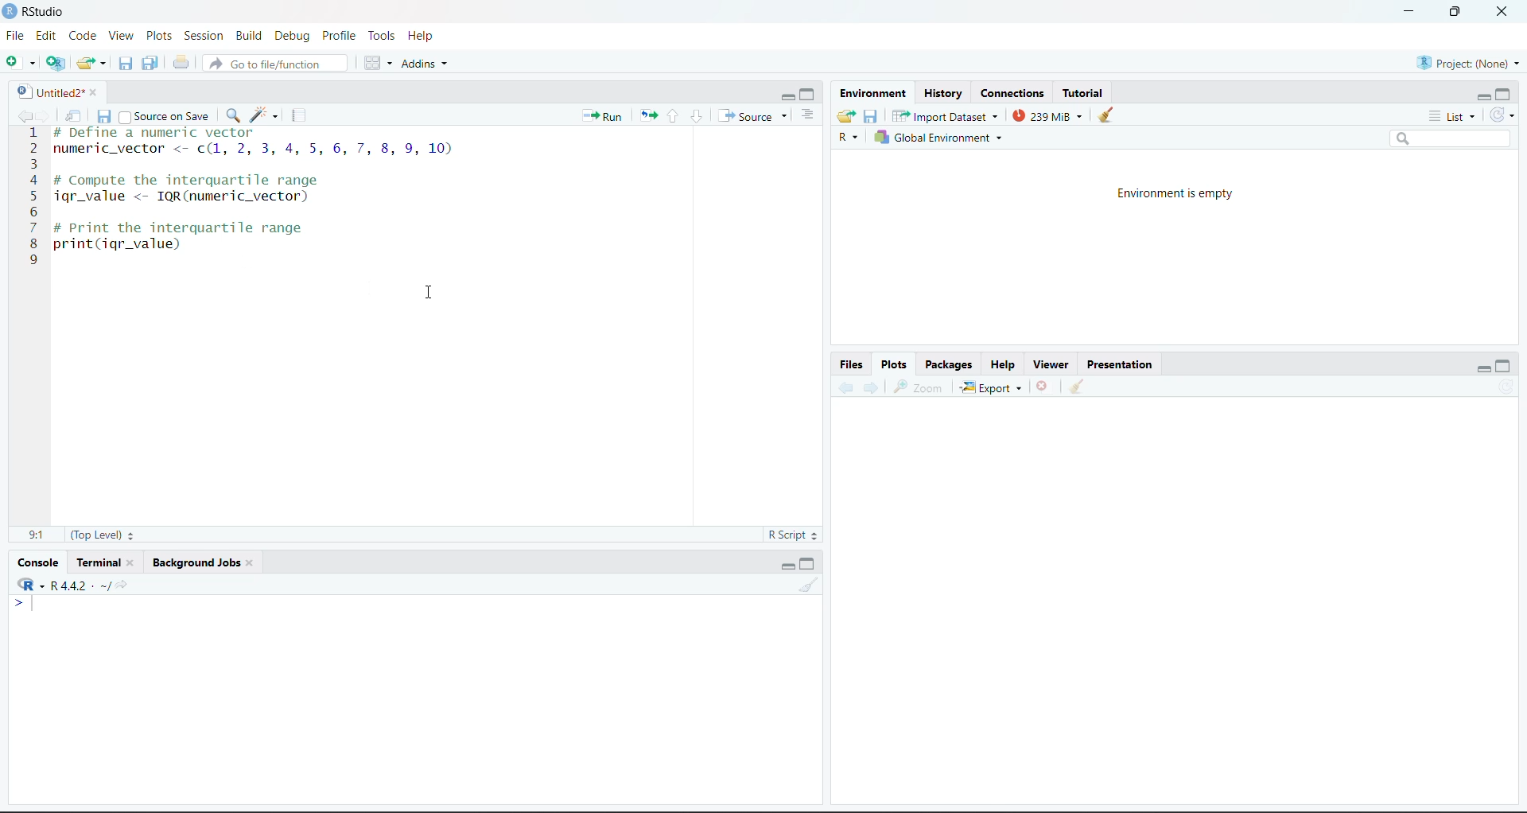 The height and width of the screenshot is (813, 1527). What do you see at coordinates (896, 364) in the screenshot?
I see `Plots` at bounding box center [896, 364].